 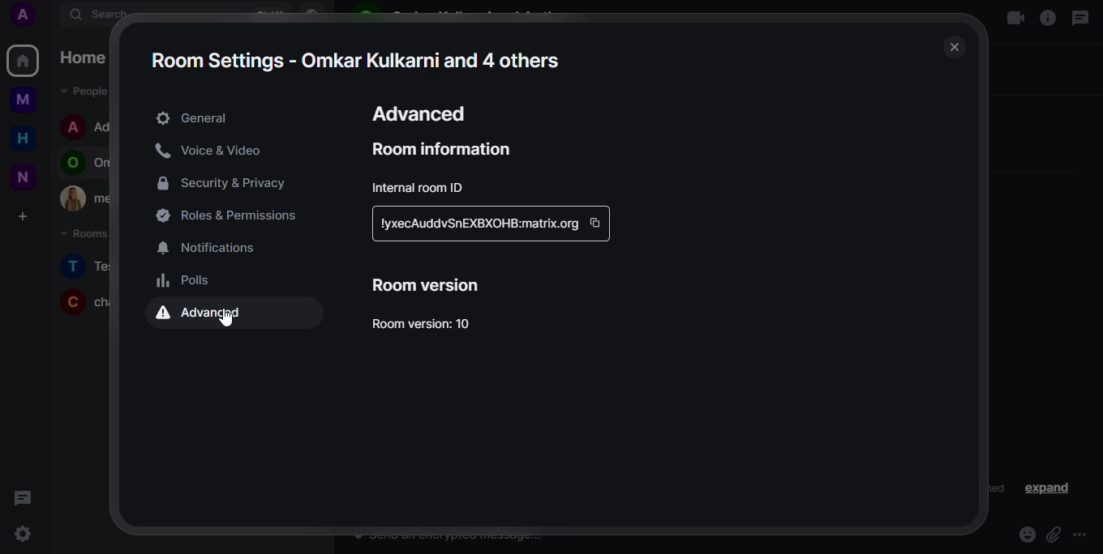 What do you see at coordinates (206, 315) in the screenshot?
I see `advanced` at bounding box center [206, 315].